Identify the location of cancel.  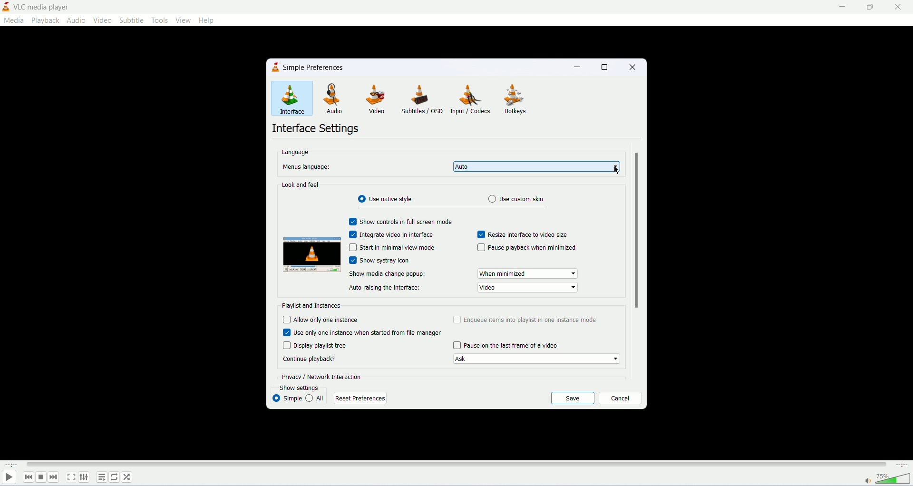
(620, 399).